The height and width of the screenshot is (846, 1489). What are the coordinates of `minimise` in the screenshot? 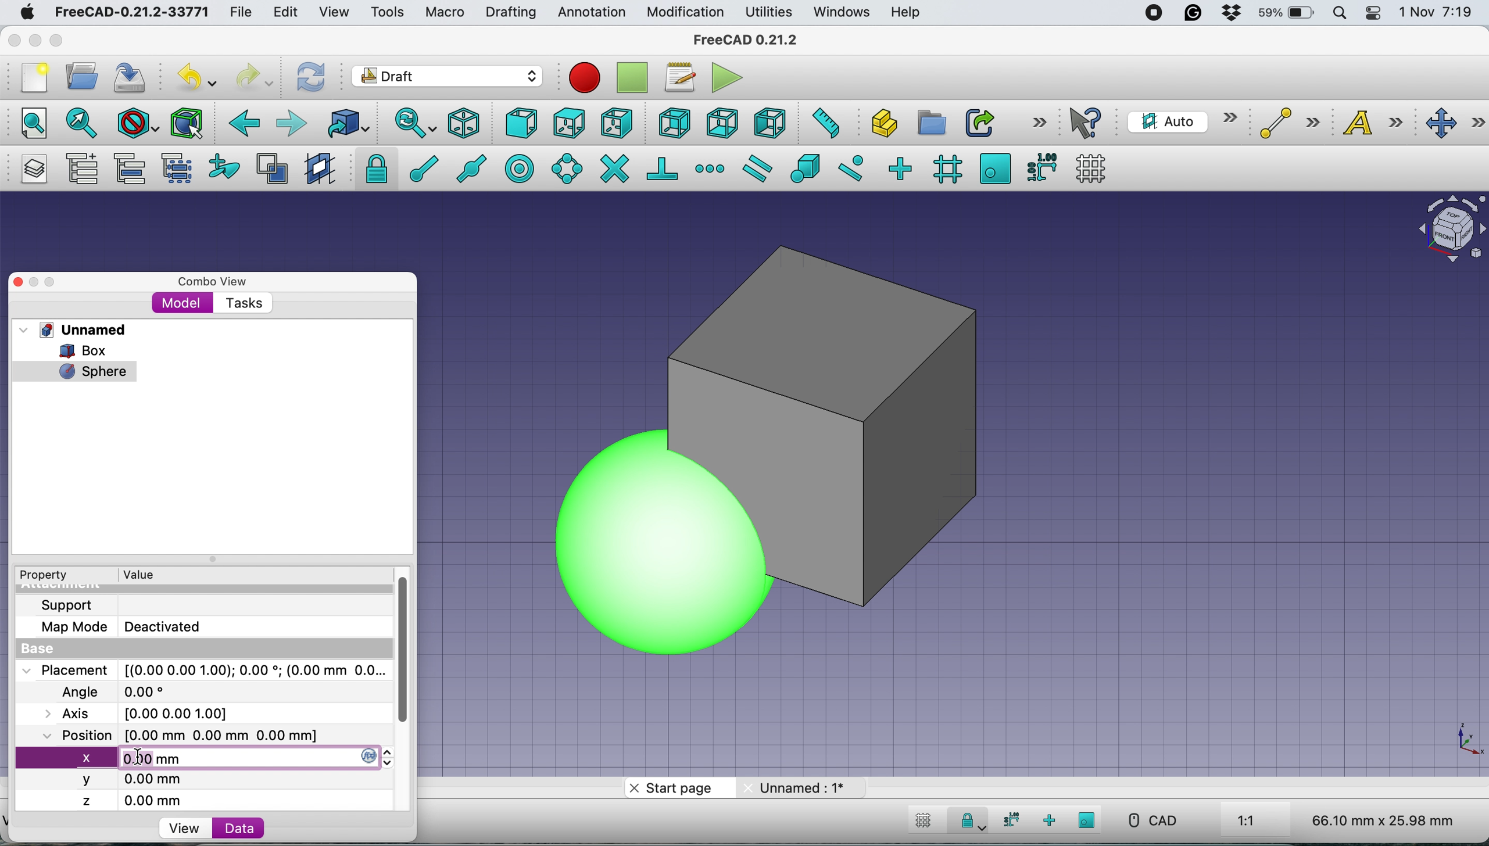 It's located at (34, 40).